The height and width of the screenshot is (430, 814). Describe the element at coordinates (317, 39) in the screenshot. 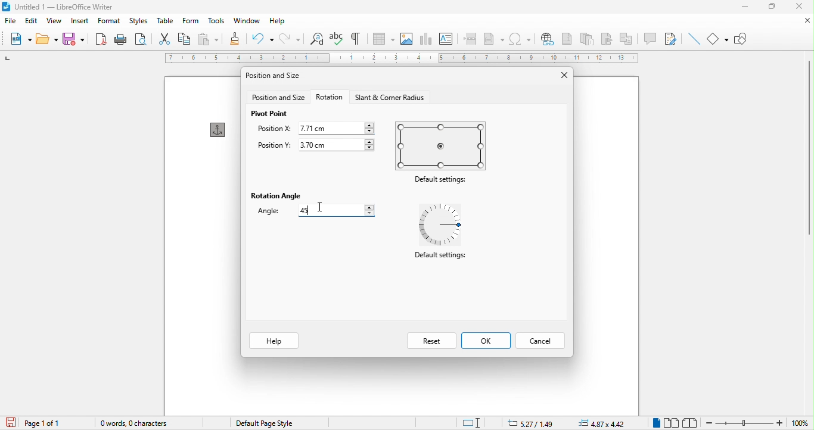

I see `find and replace` at that location.